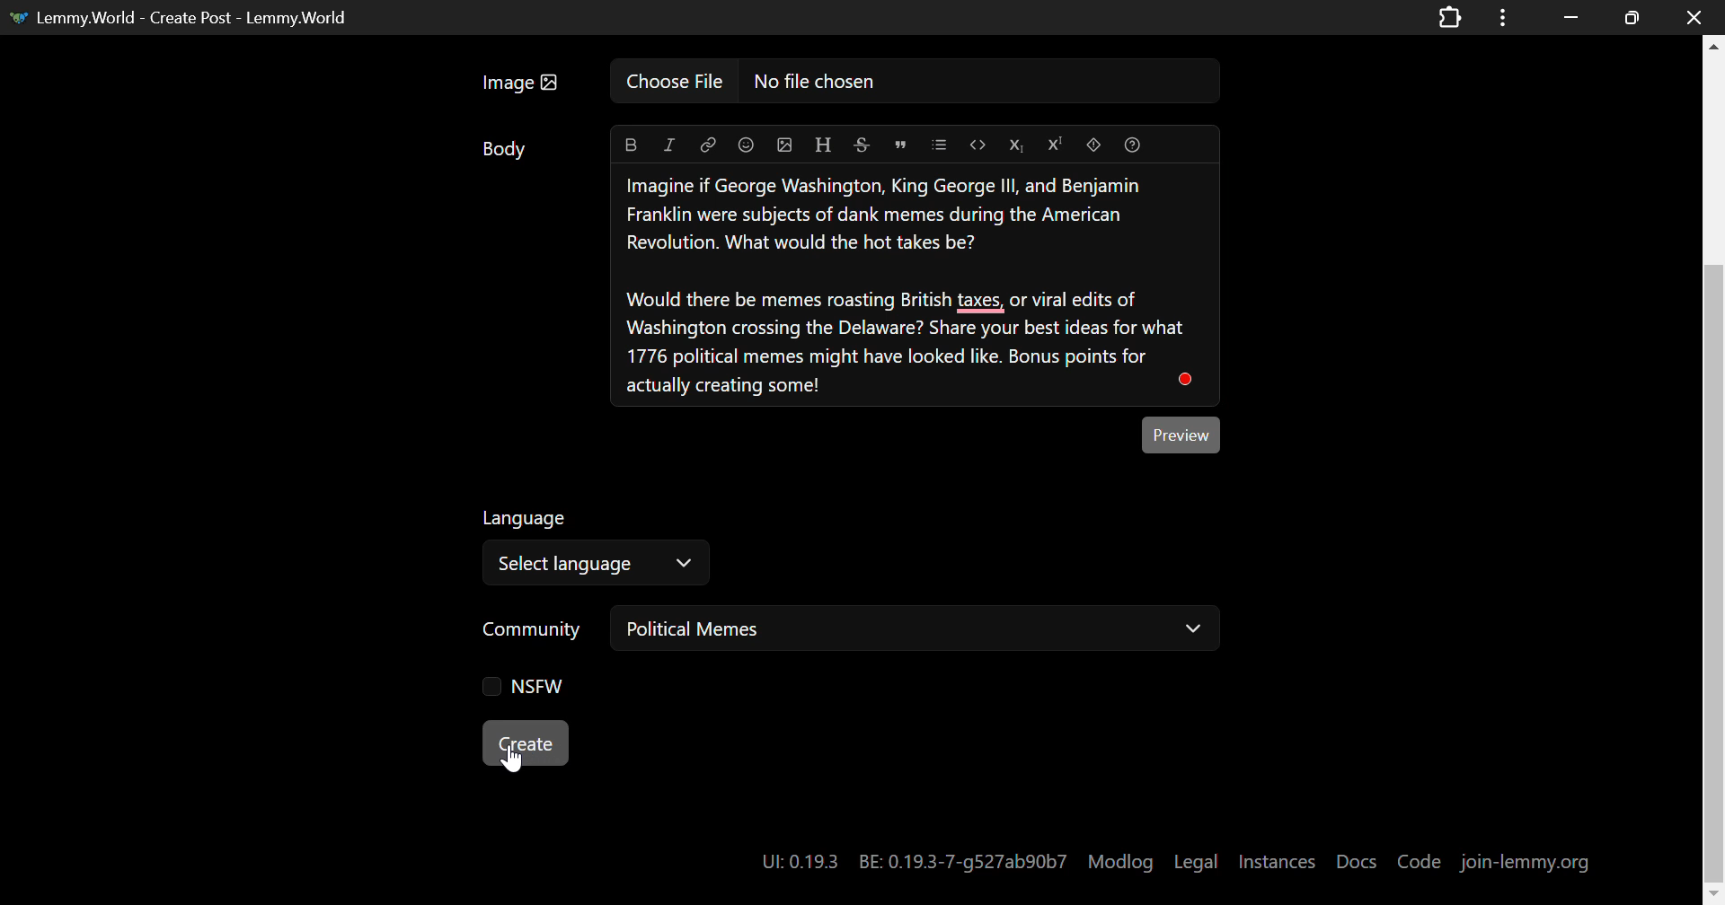 The image size is (1725, 905). Describe the element at coordinates (851, 629) in the screenshot. I see `Select Post Community` at that location.